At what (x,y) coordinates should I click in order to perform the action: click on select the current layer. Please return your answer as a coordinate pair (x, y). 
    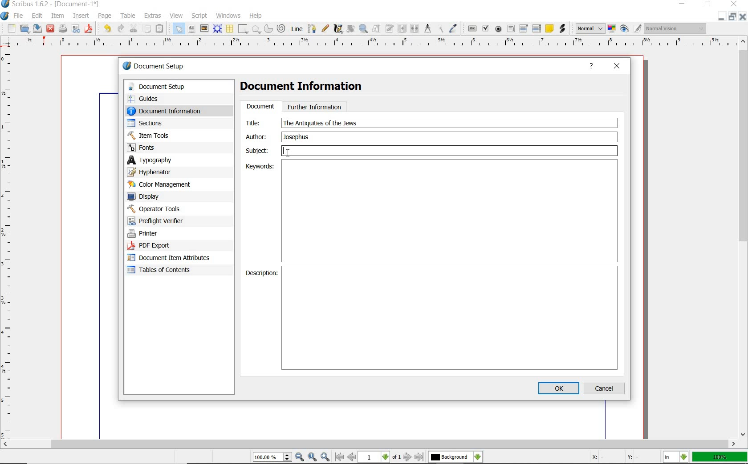
    Looking at the image, I should click on (455, 457).